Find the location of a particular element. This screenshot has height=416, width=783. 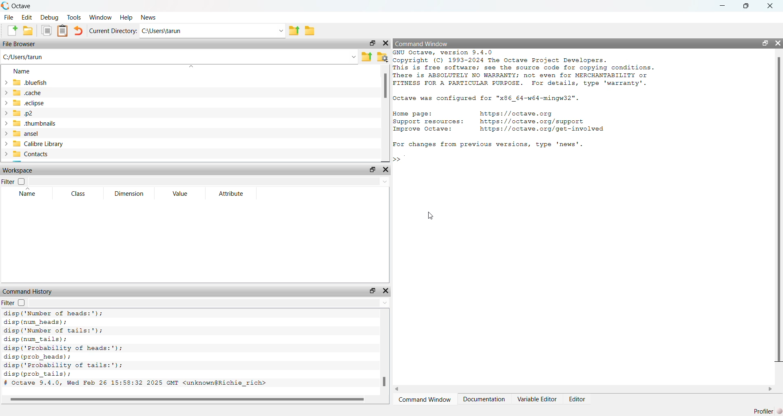

cursor is located at coordinates (430, 215).